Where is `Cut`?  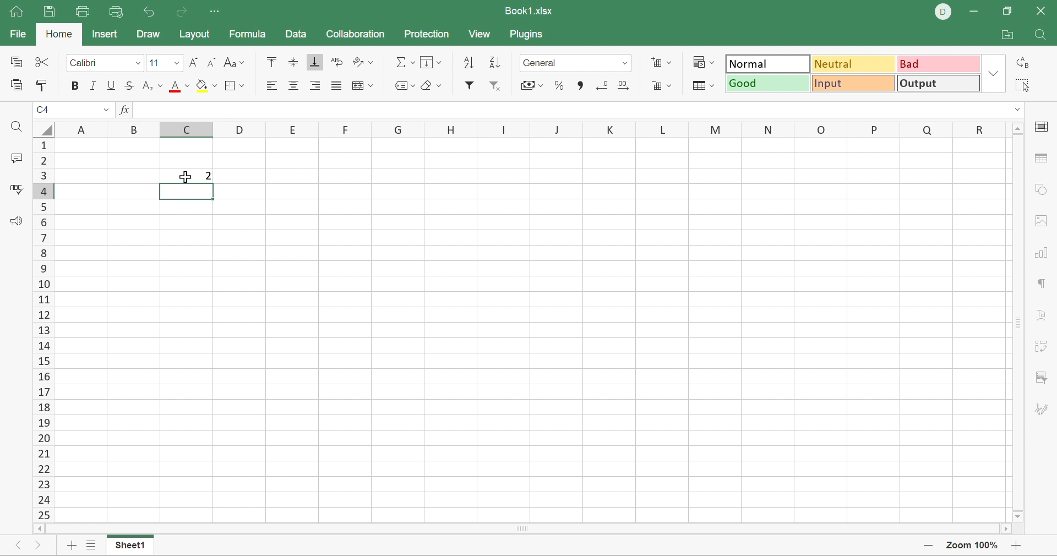 Cut is located at coordinates (42, 61).